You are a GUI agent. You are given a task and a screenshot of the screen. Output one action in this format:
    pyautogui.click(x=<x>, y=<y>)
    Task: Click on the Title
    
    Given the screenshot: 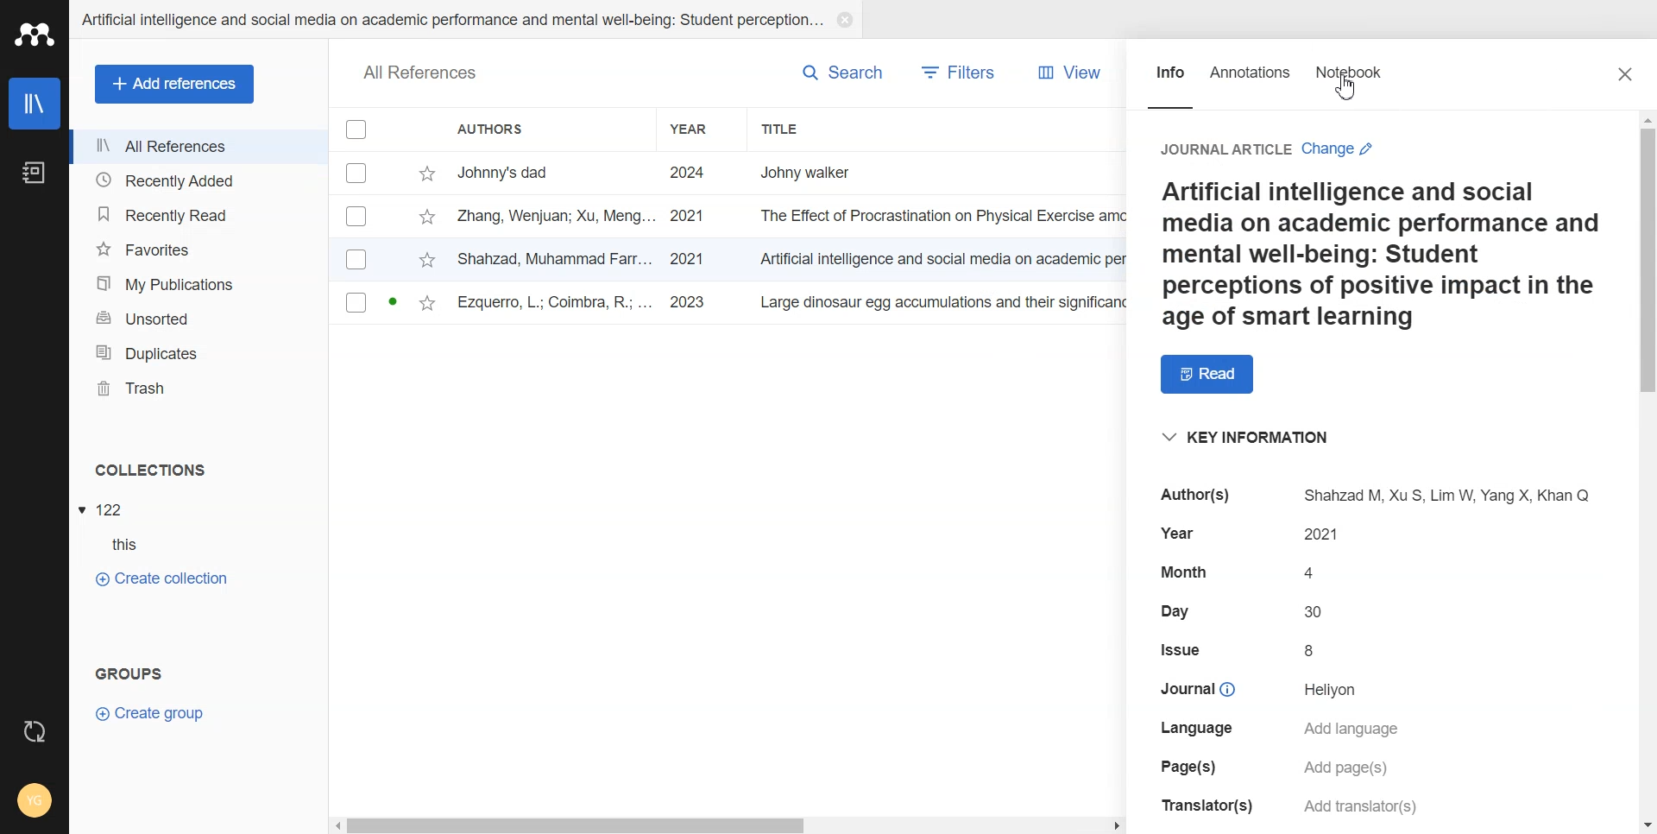 What is the action you would take?
    pyautogui.click(x=816, y=129)
    